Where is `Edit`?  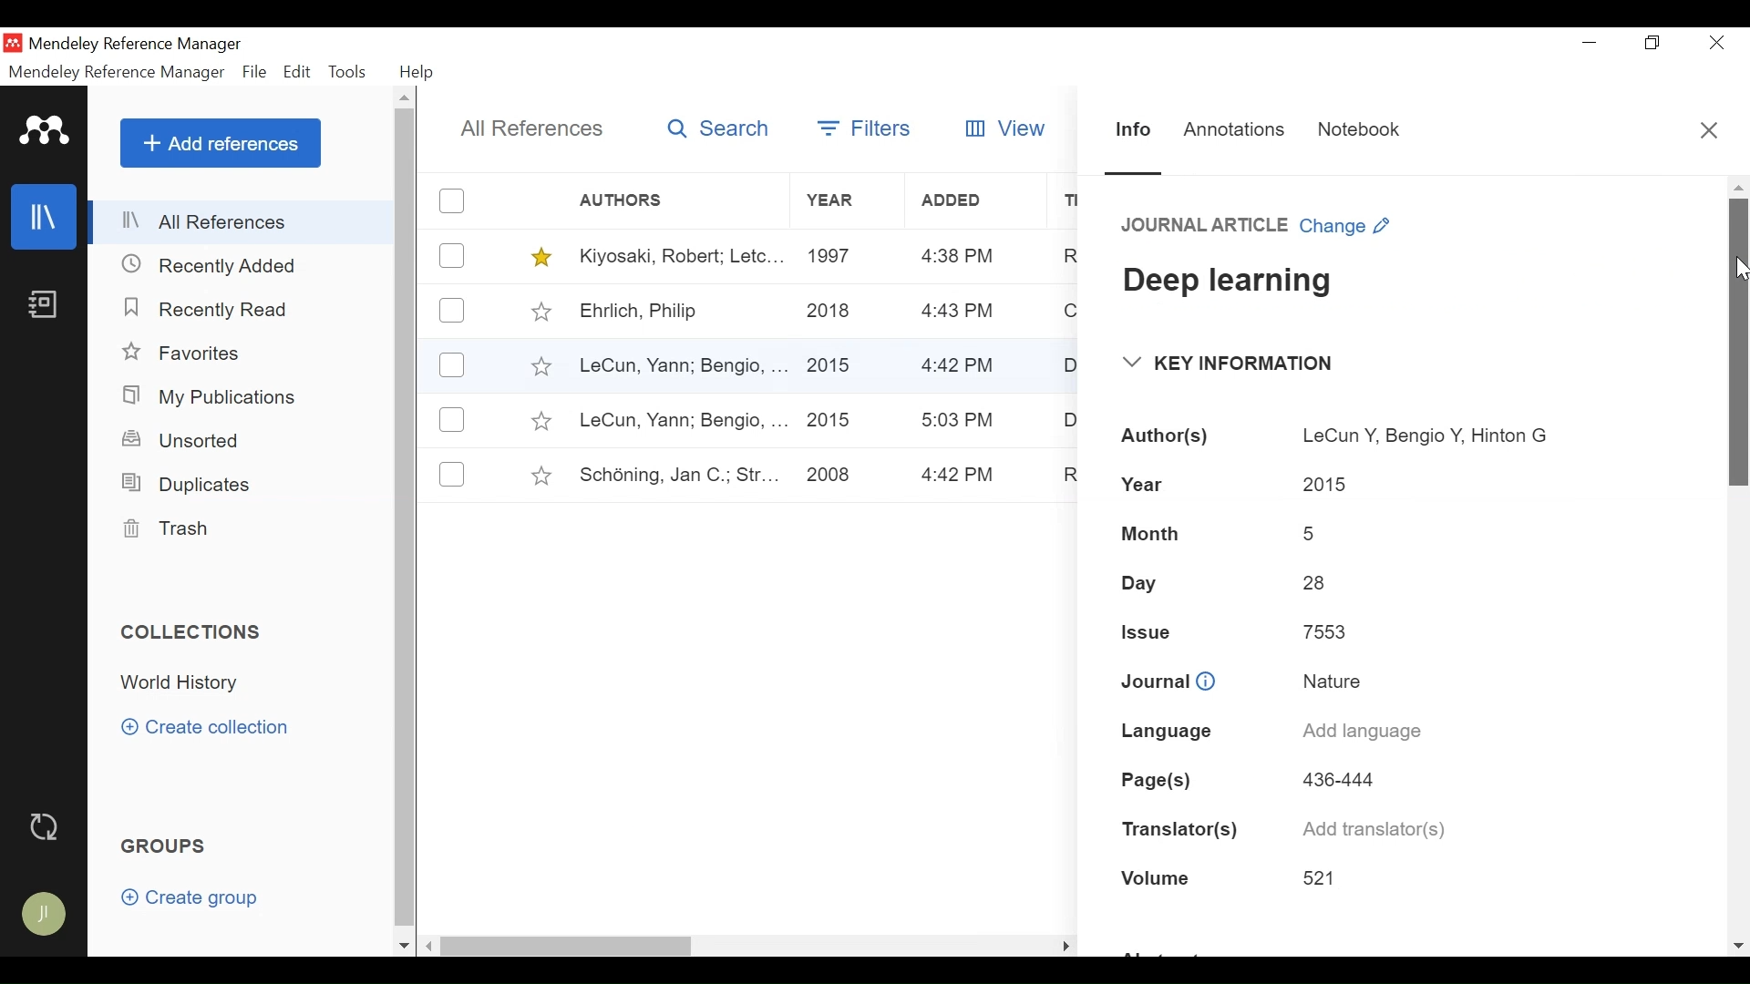 Edit is located at coordinates (298, 72).